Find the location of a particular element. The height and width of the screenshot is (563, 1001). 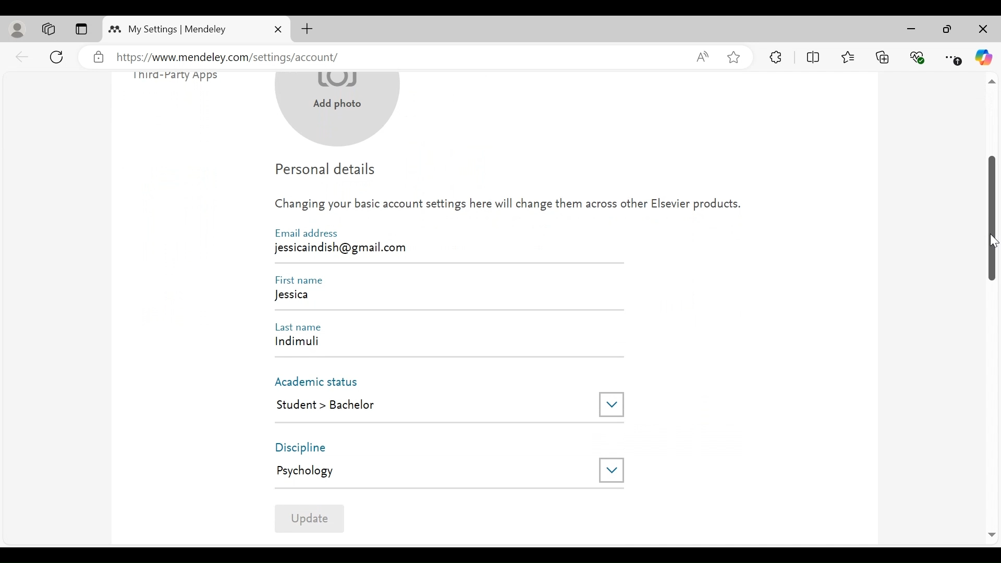

Scroll Down is located at coordinates (991, 535).